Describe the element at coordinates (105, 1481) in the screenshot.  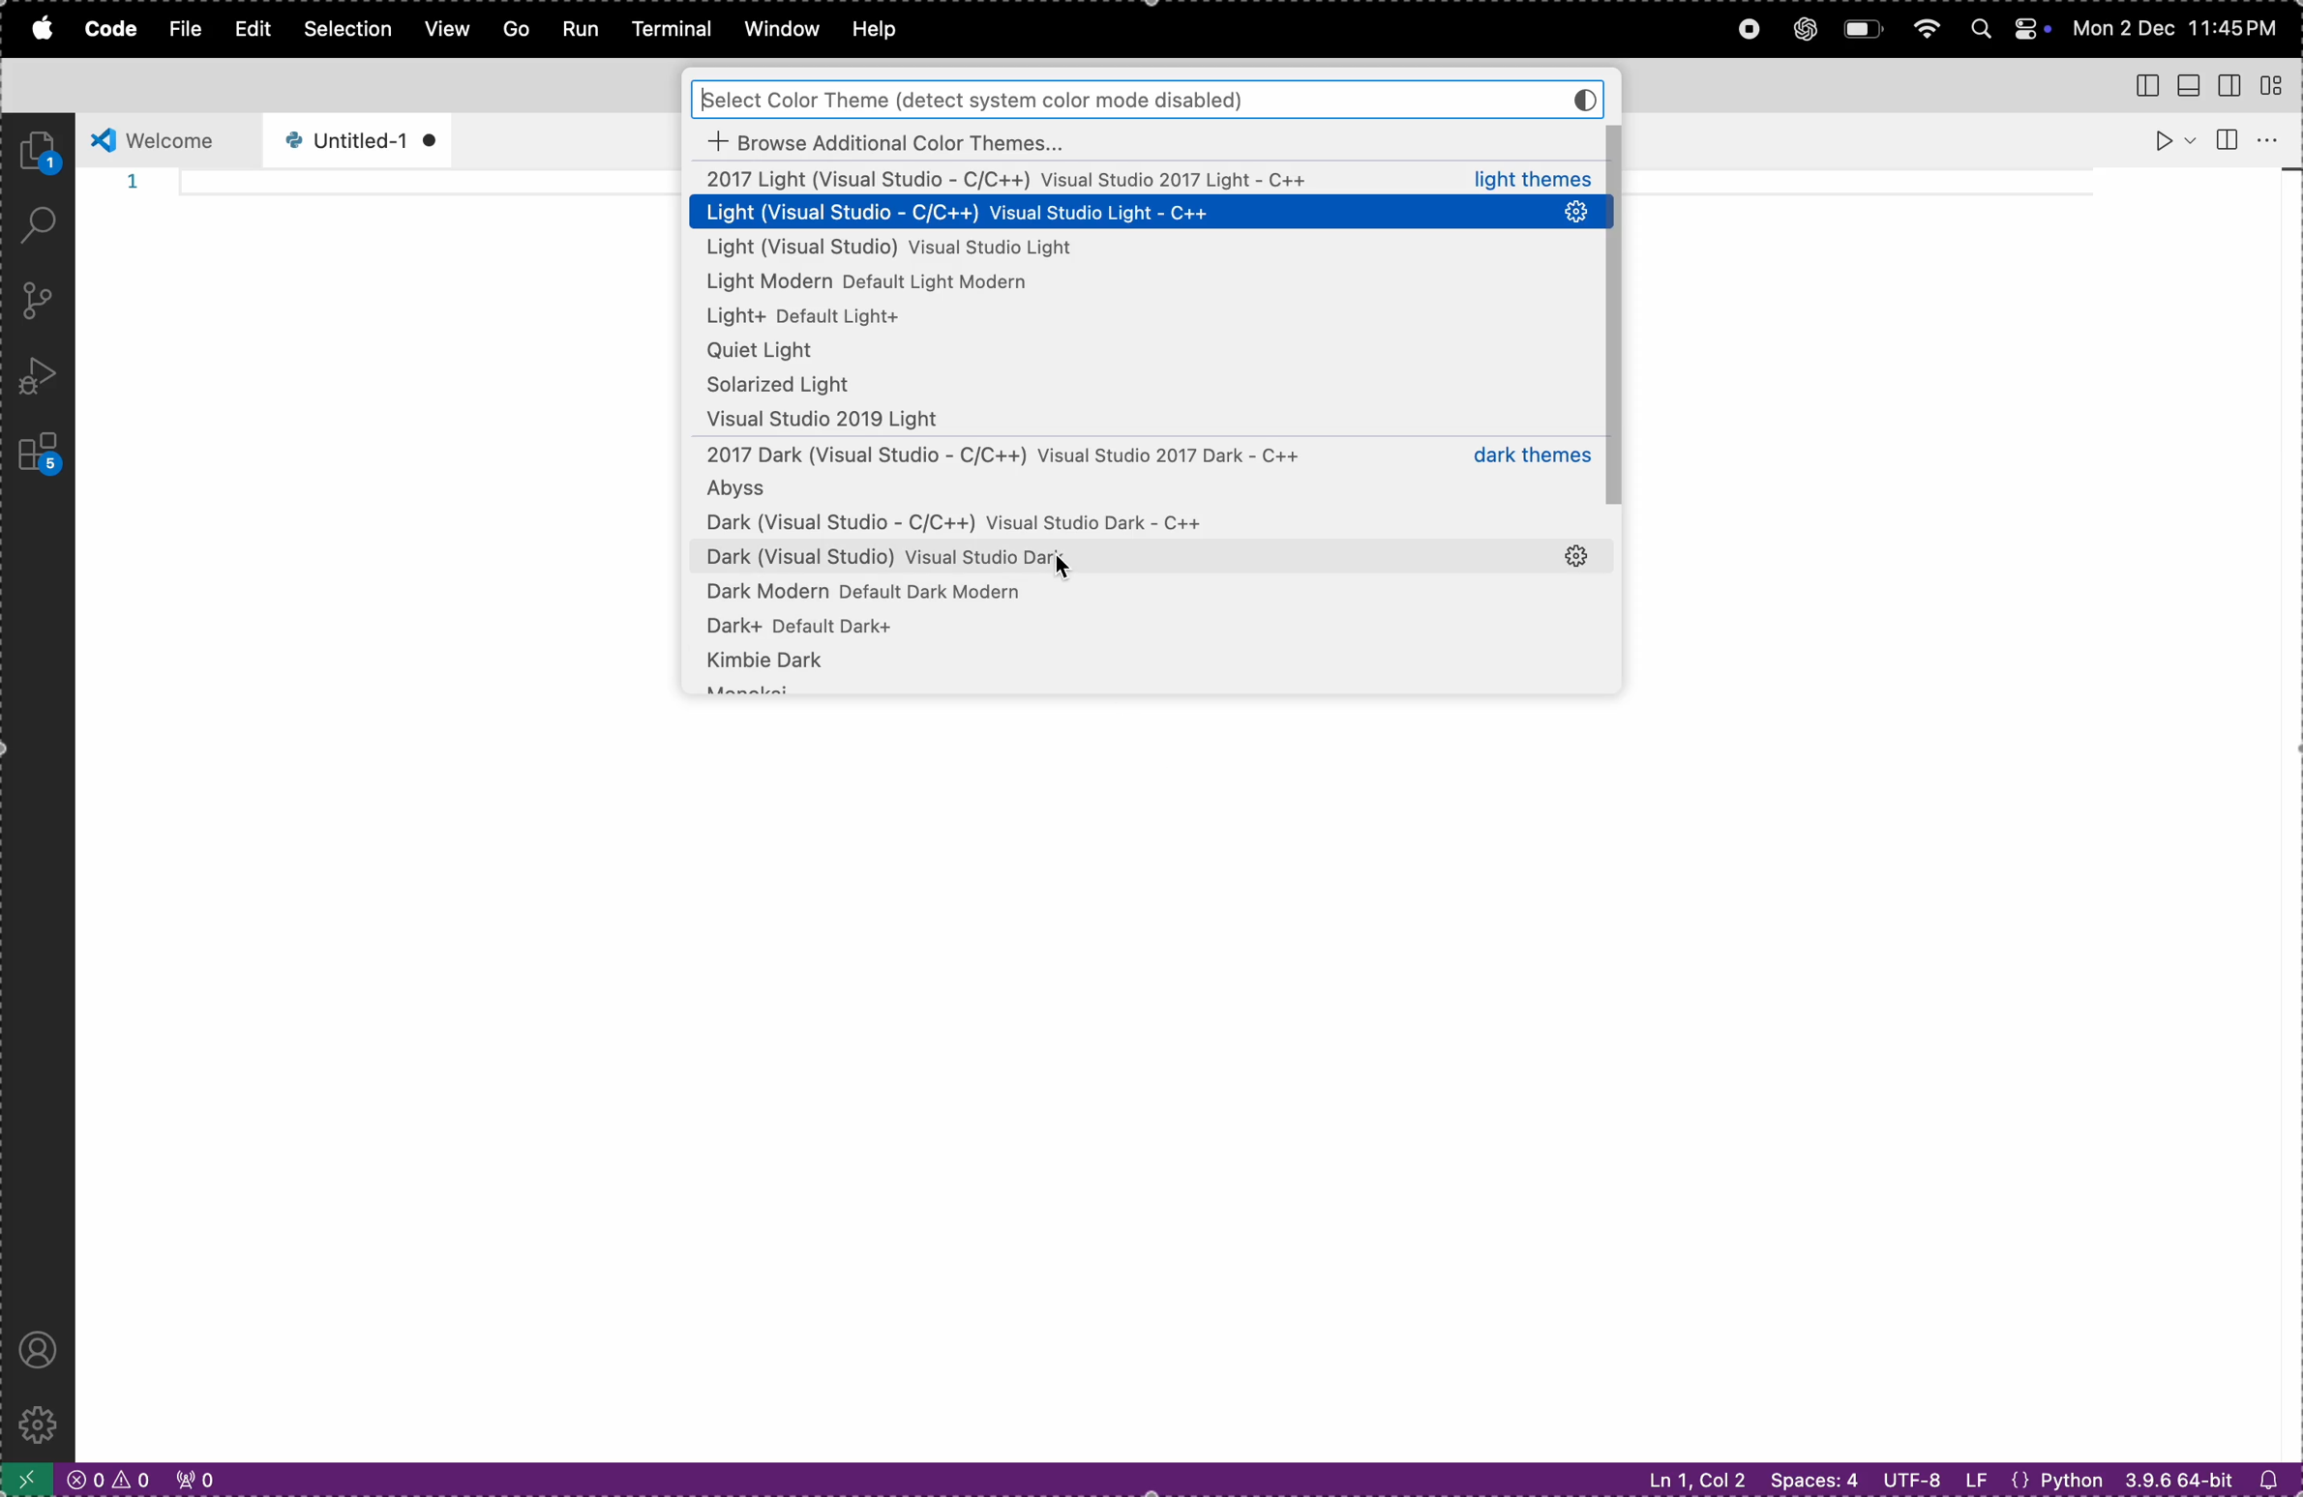
I see `no errors` at that location.